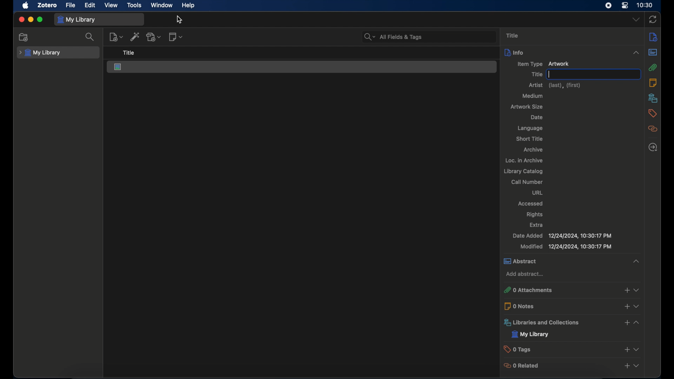  What do you see at coordinates (531, 203) in the screenshot?
I see `accessed` at bounding box center [531, 203].